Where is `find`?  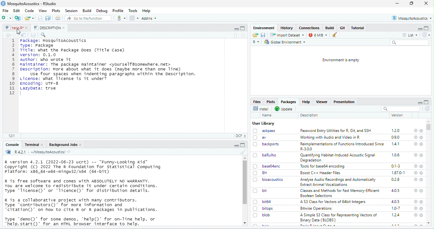
find is located at coordinates (44, 35).